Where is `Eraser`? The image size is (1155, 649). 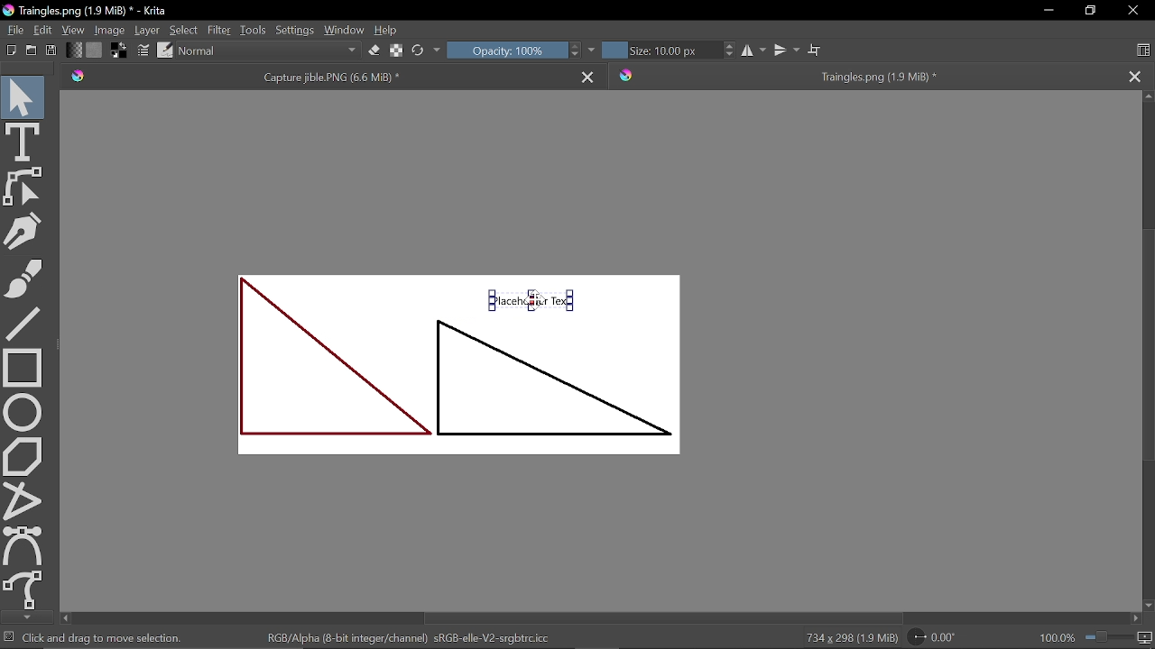 Eraser is located at coordinates (373, 50).